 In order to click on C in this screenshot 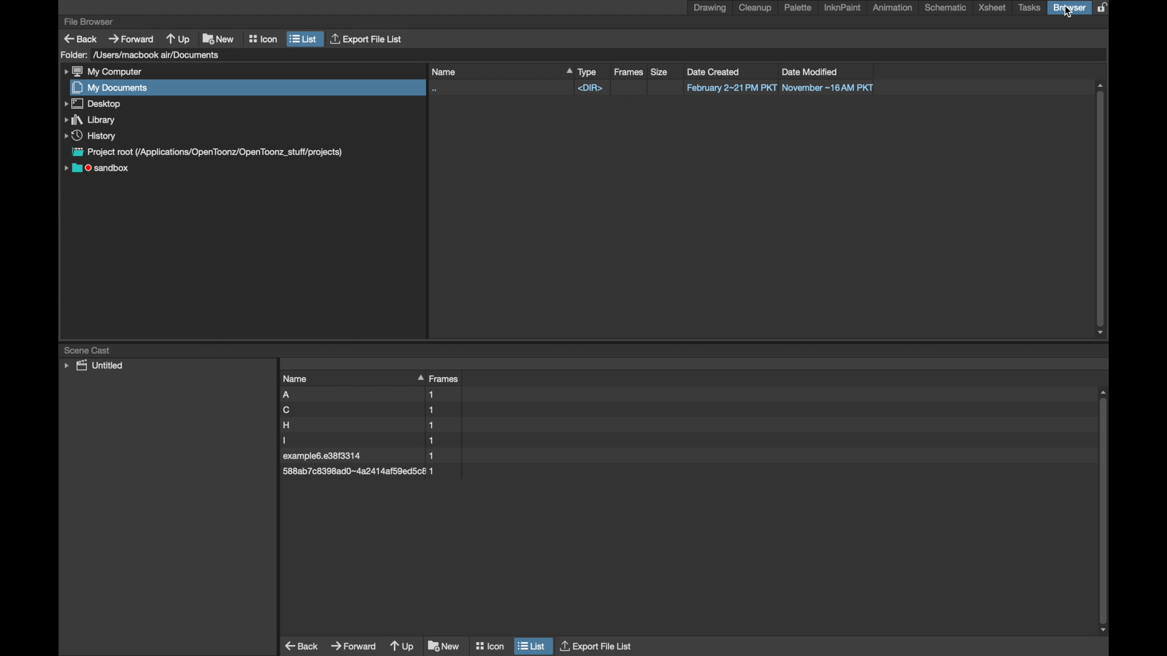, I will do `click(329, 410)`.